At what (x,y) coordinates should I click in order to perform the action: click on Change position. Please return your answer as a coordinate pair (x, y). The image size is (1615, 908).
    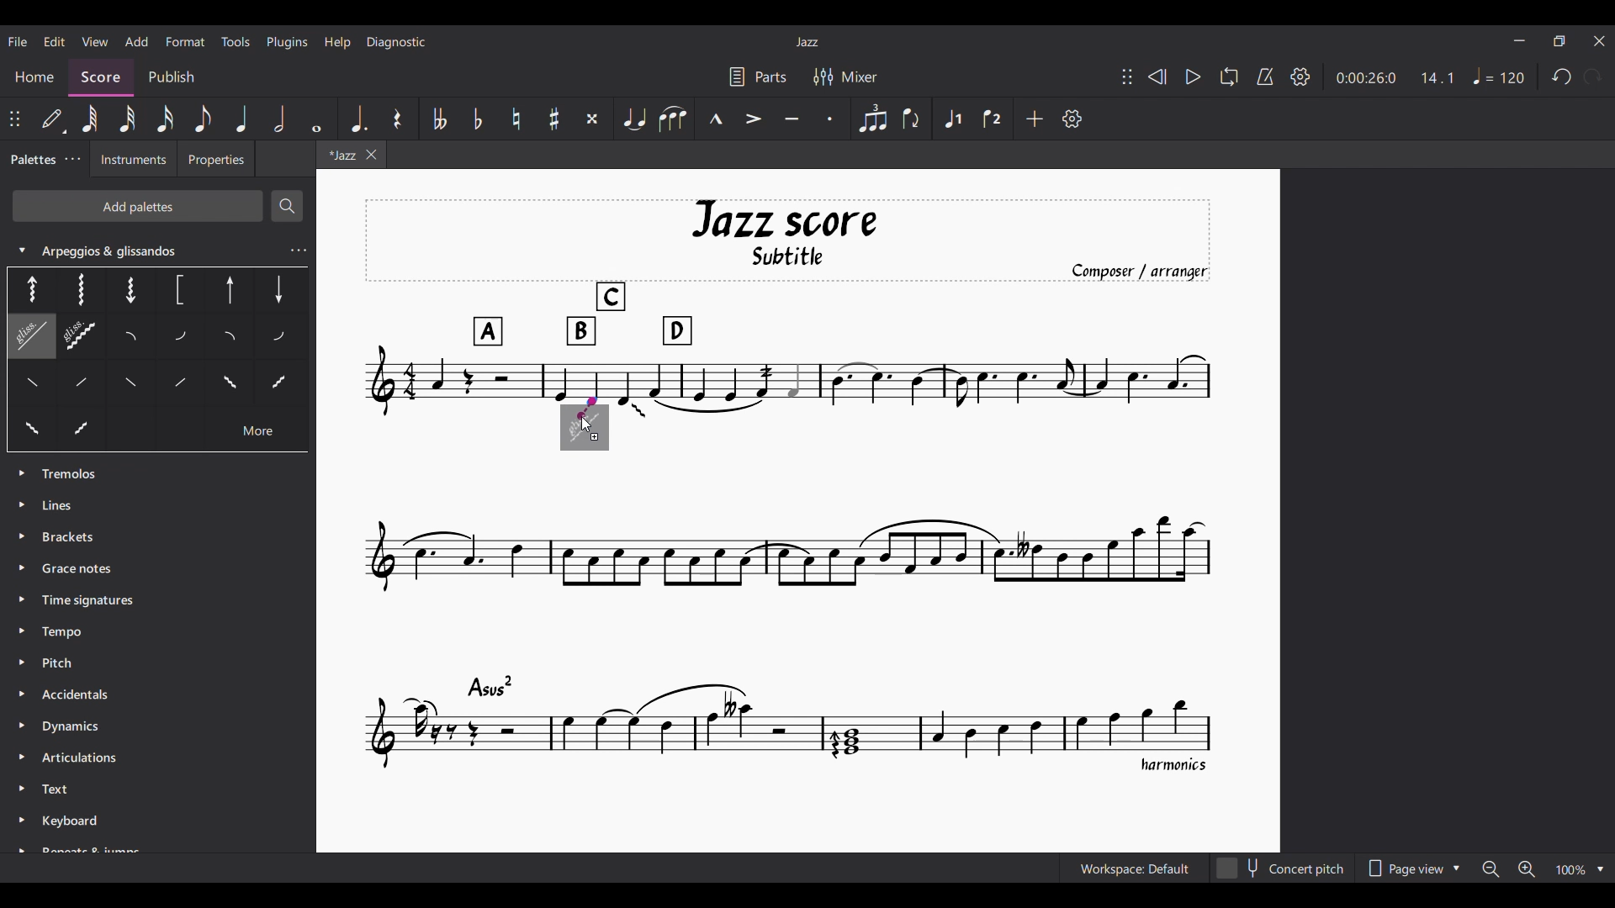
    Looking at the image, I should click on (1127, 77).